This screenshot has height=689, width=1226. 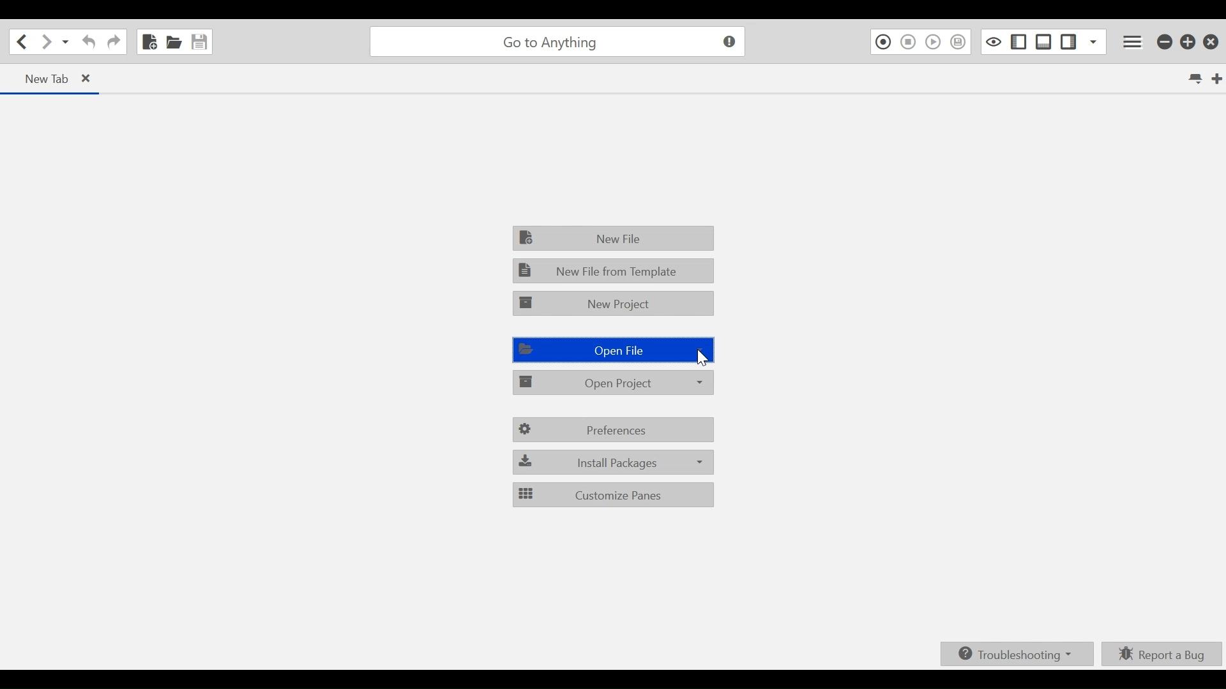 I want to click on Save File, so click(x=200, y=41).